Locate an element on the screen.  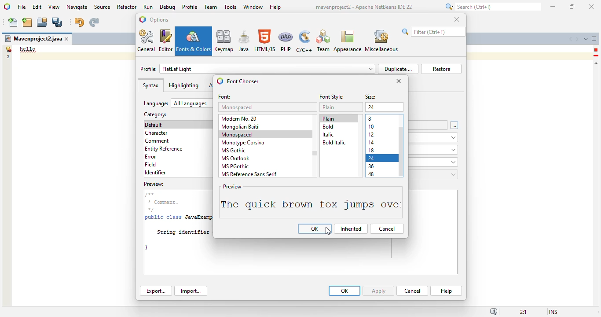
Team is located at coordinates (323, 41).